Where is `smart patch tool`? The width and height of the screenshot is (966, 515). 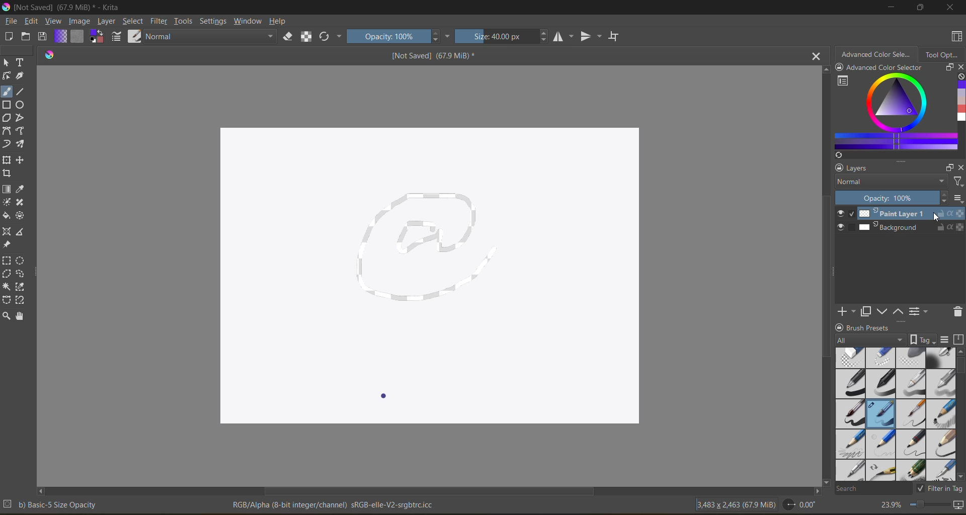 smart patch tool is located at coordinates (20, 203).